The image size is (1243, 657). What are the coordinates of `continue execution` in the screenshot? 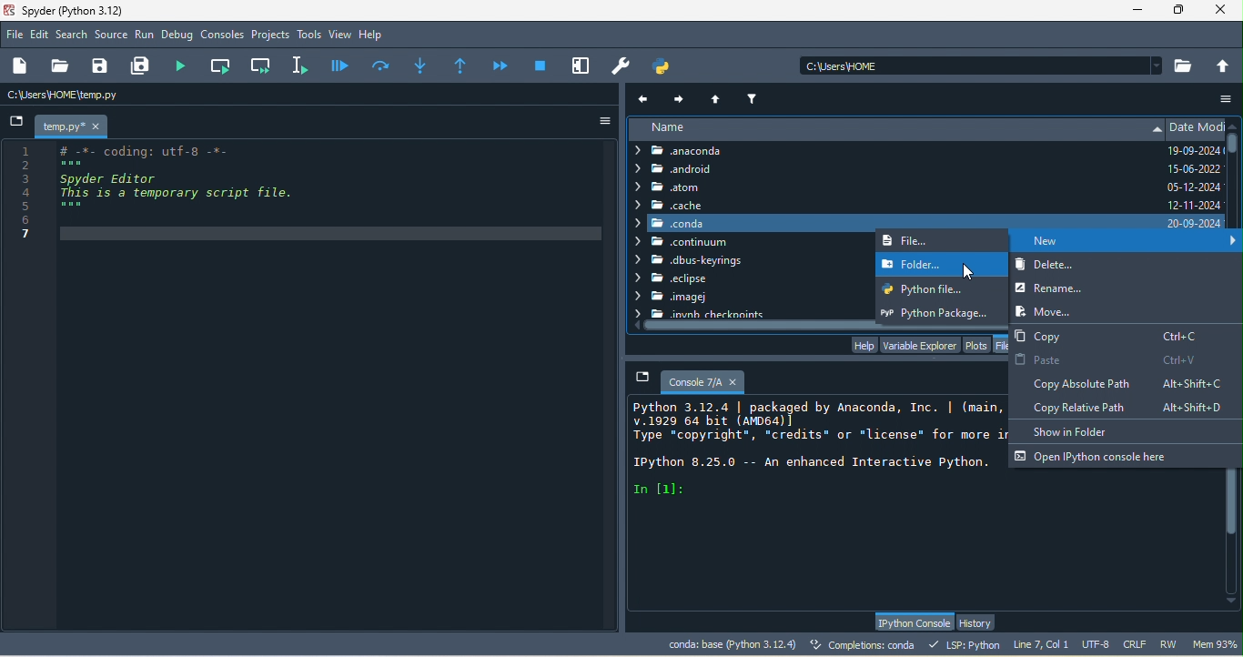 It's located at (502, 66).